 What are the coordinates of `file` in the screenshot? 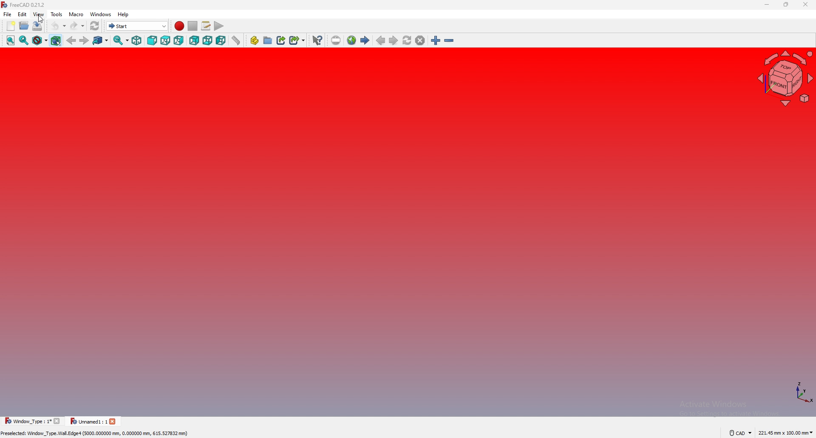 It's located at (7, 14).